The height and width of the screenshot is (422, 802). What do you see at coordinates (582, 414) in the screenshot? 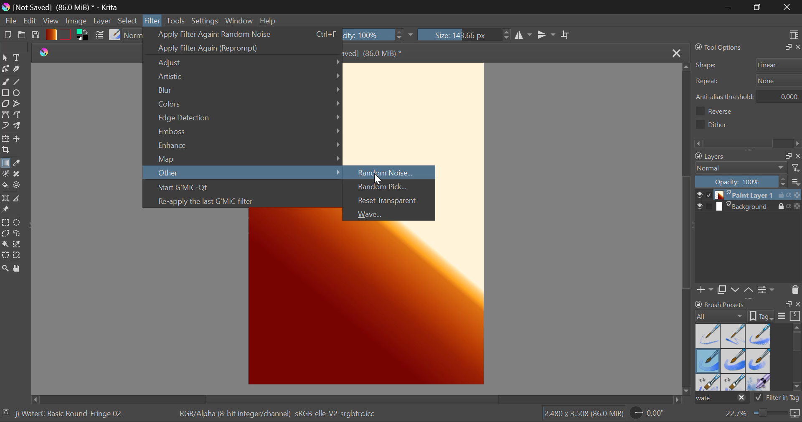
I see `2,480x3,508 (86.0 MiB)` at bounding box center [582, 414].